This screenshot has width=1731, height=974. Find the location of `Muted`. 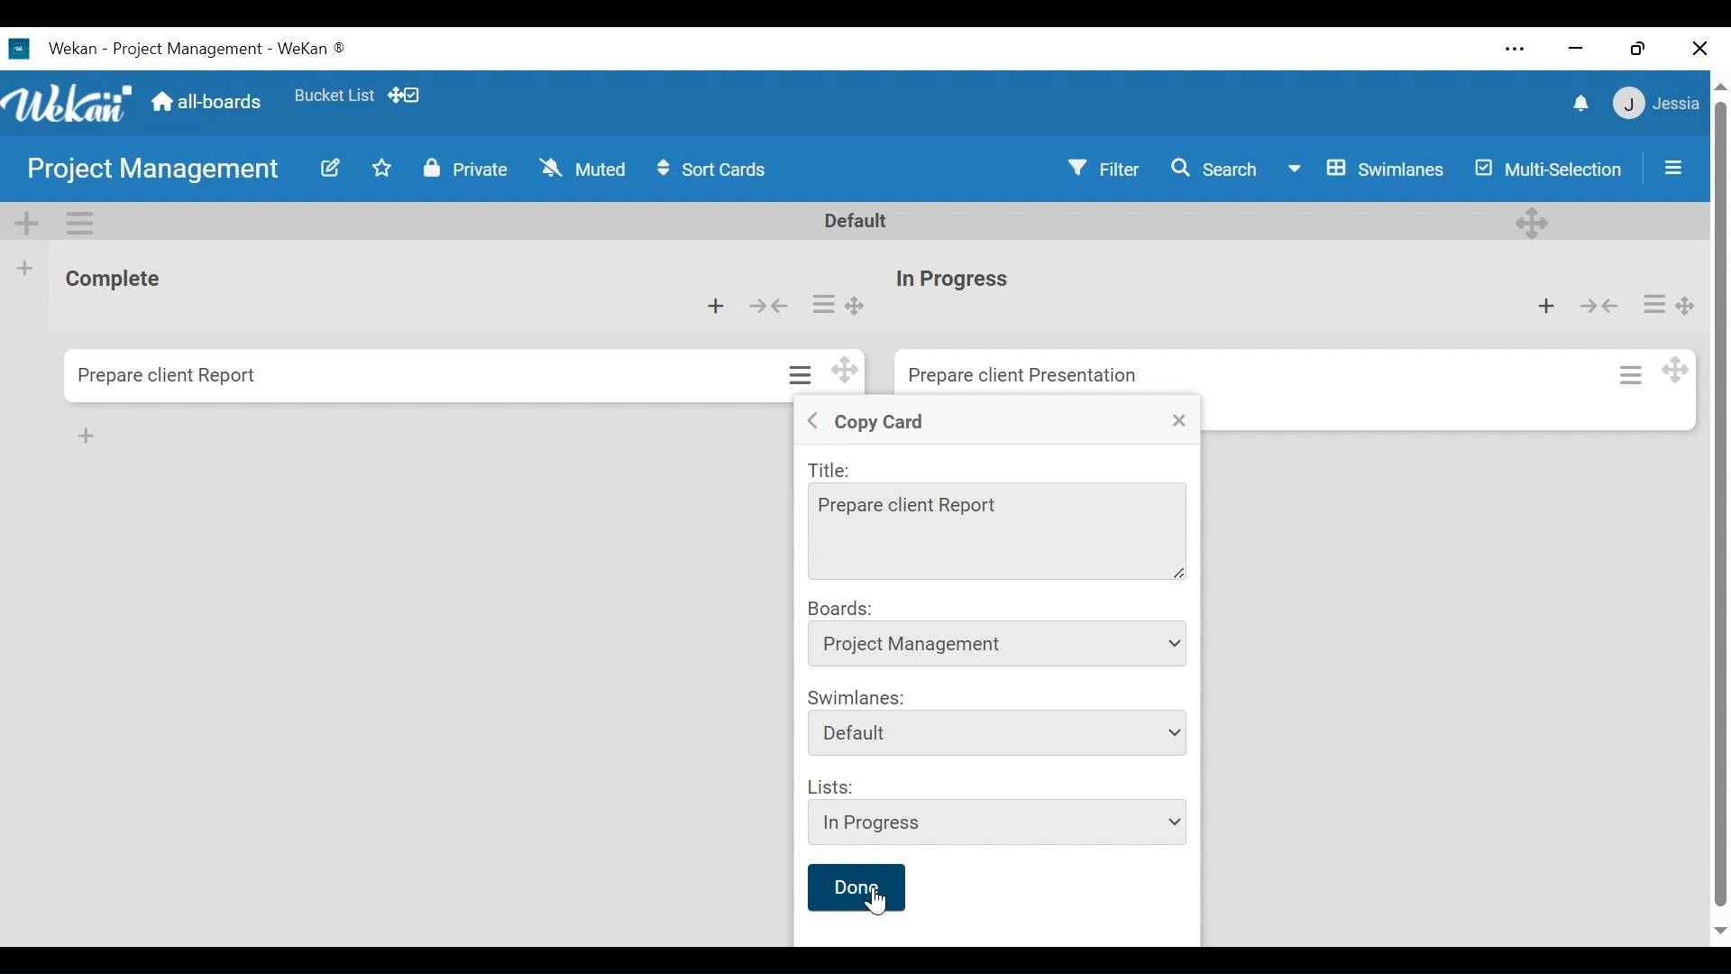

Muted is located at coordinates (582, 169).